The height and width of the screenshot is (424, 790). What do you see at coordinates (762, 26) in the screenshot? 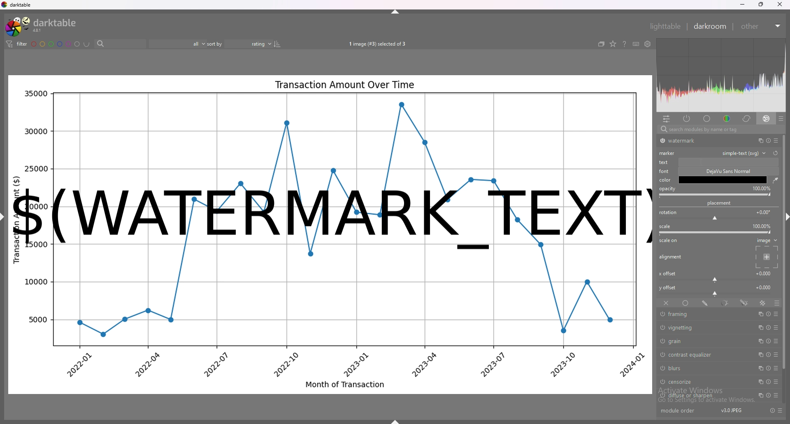
I see `other` at bounding box center [762, 26].